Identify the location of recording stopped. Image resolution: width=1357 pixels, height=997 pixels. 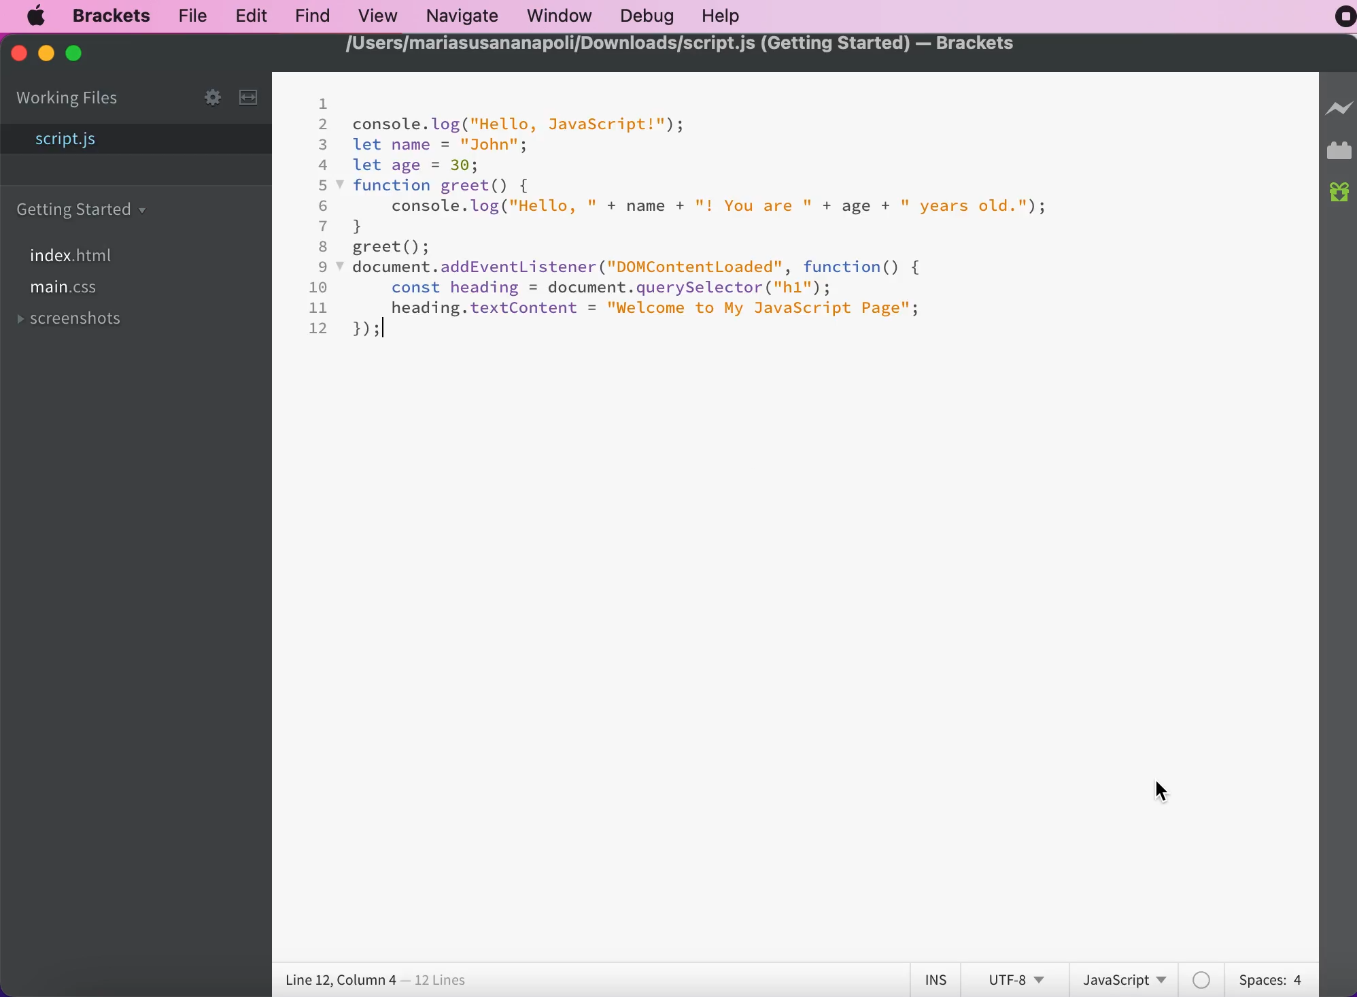
(1337, 20).